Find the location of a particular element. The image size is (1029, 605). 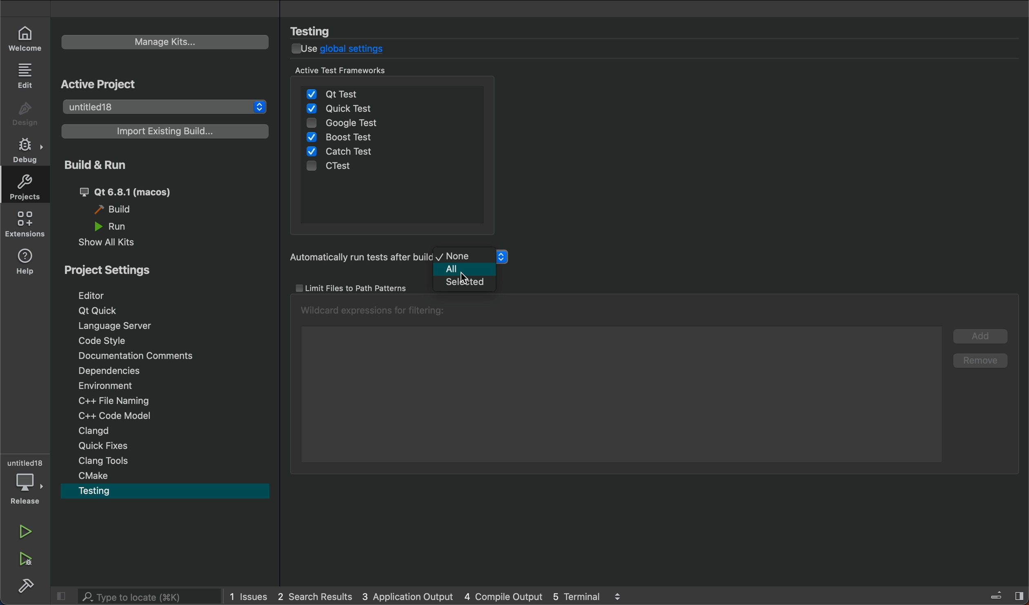

logs is located at coordinates (433, 598).